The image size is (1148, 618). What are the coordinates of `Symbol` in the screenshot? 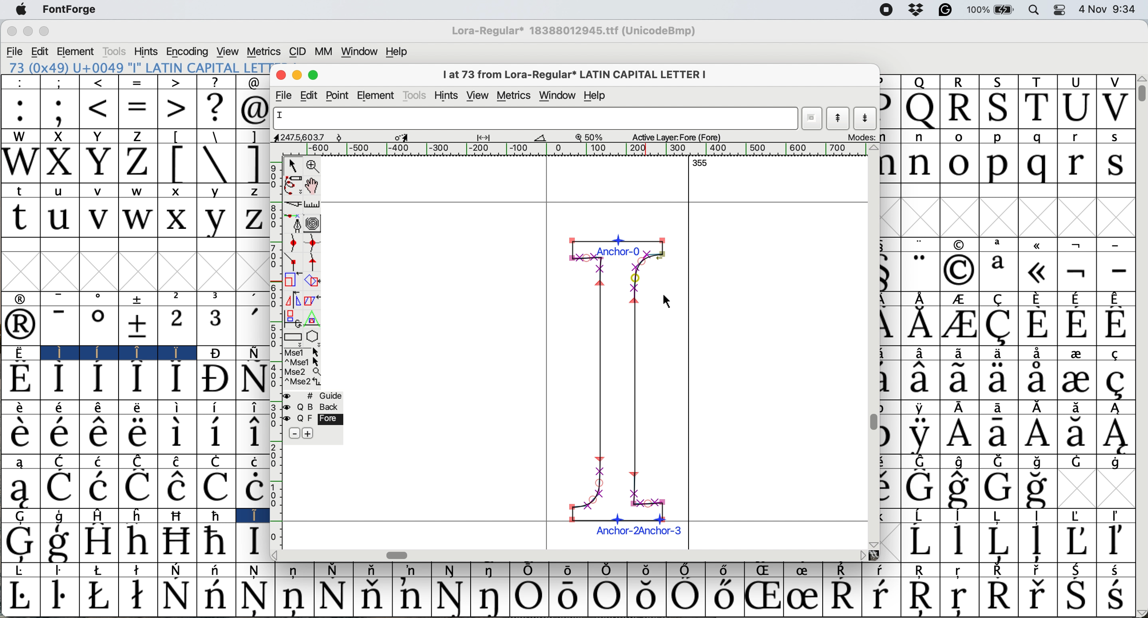 It's located at (1001, 462).